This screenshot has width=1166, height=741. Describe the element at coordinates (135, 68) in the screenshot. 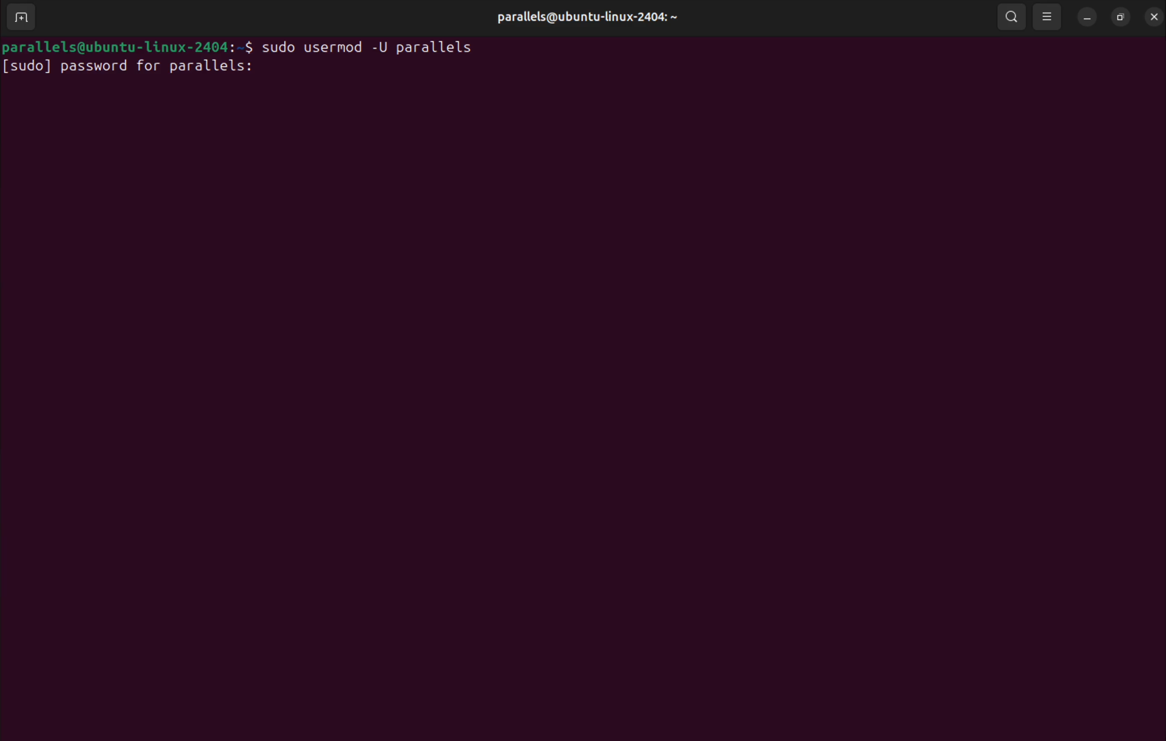

I see `password for parallels` at that location.